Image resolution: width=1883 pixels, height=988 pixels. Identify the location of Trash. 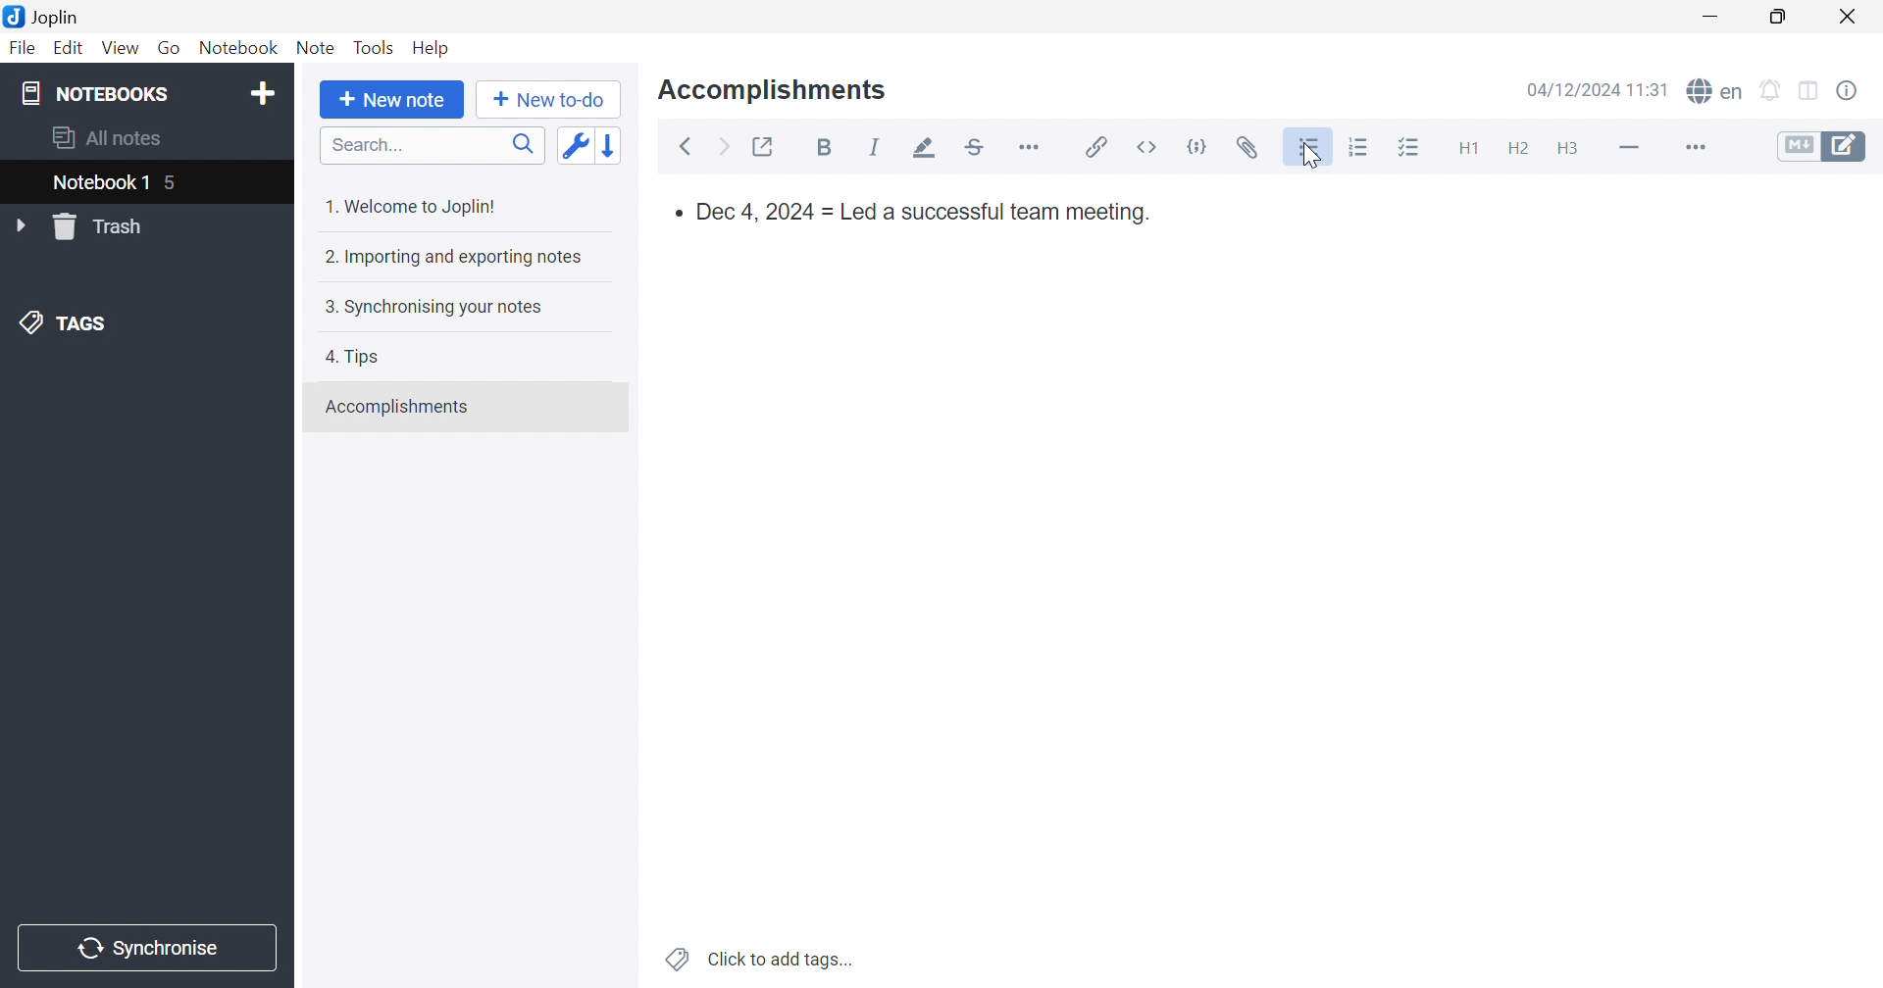
(104, 226).